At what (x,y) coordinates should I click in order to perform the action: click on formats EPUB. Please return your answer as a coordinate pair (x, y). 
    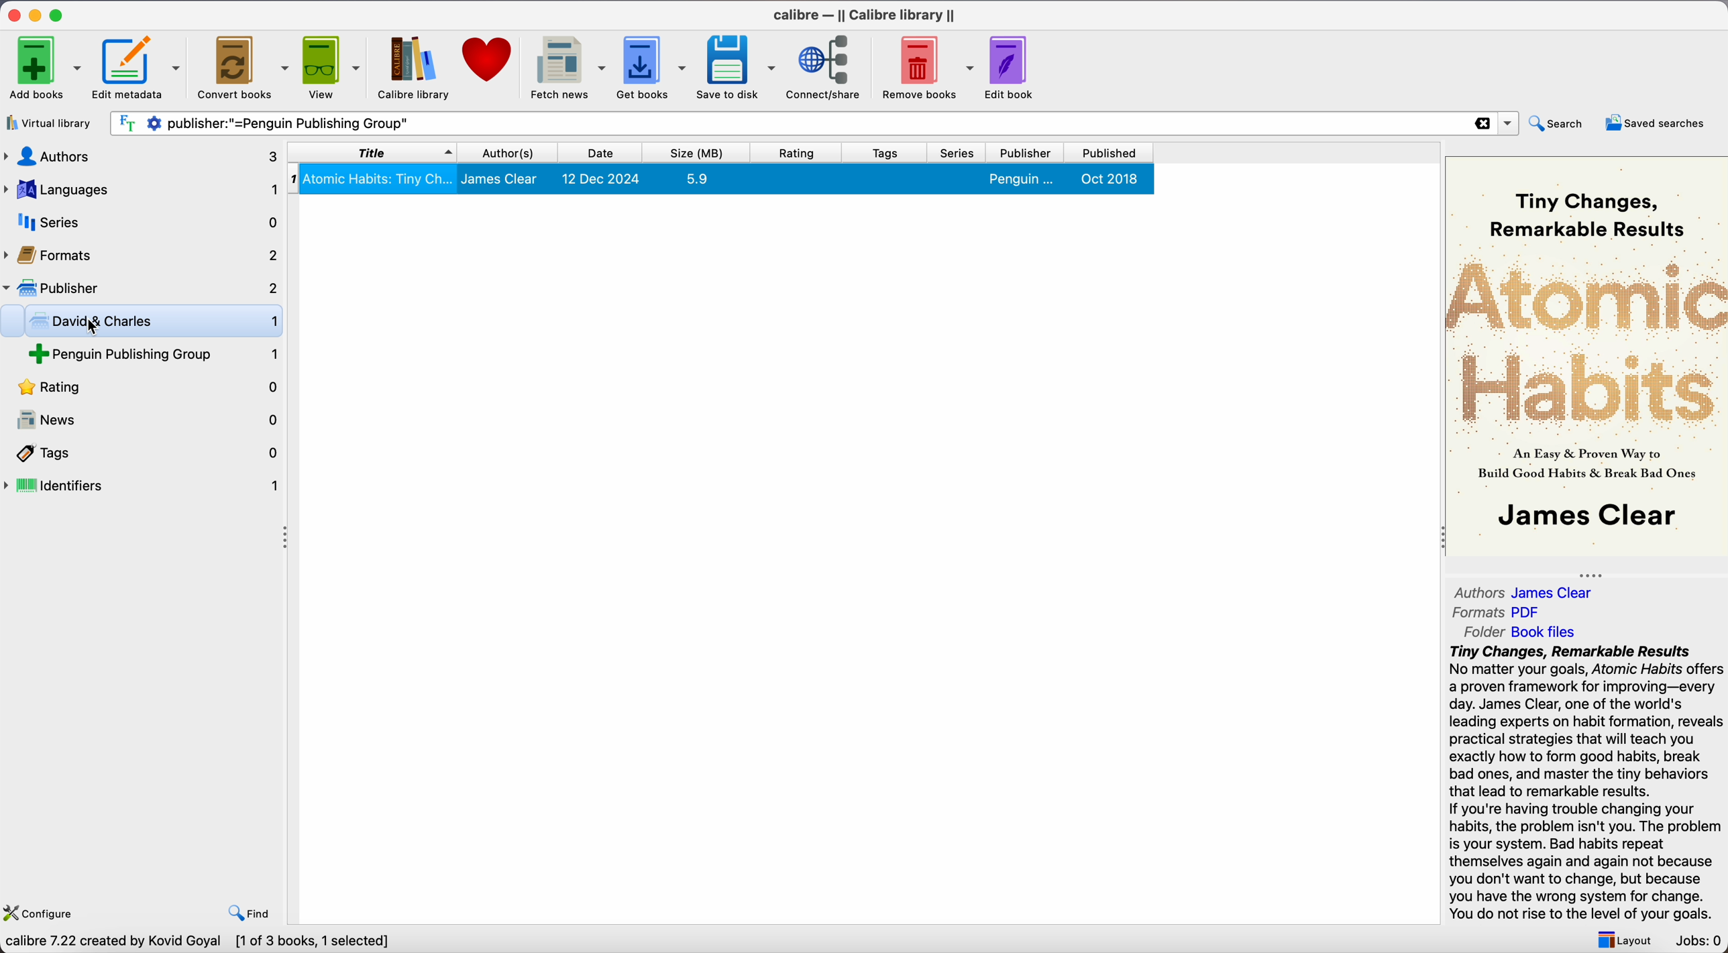
    Looking at the image, I should click on (1507, 612).